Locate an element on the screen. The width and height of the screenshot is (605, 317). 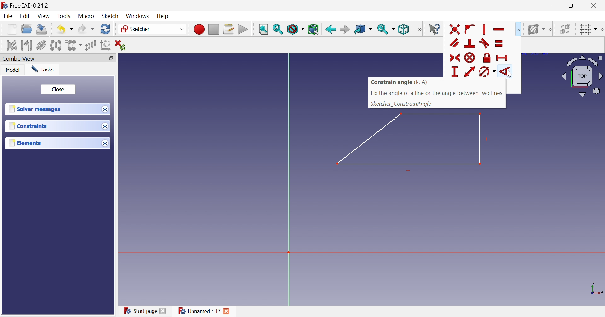
Start page is located at coordinates (141, 311).